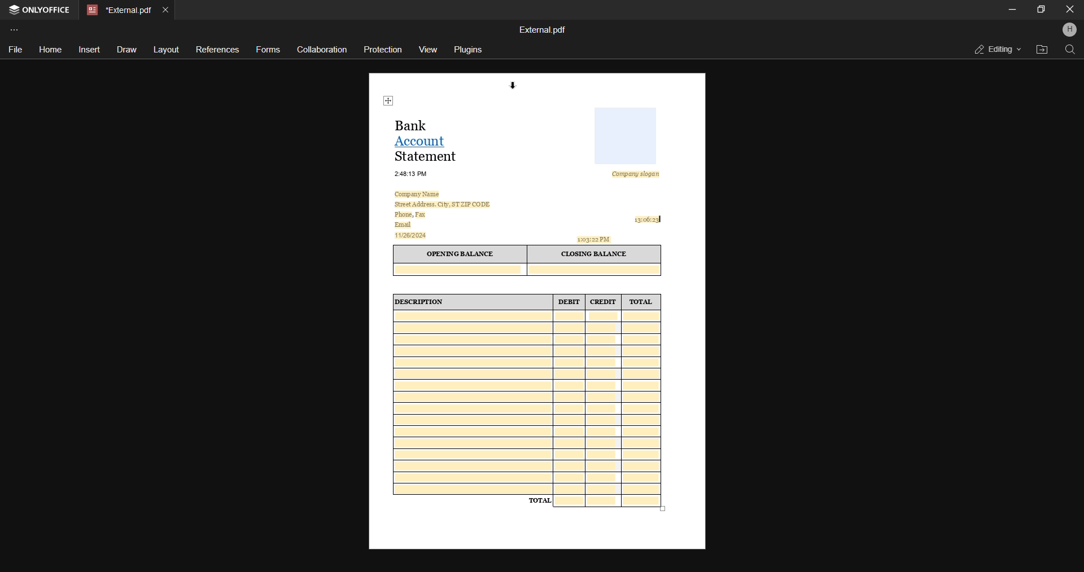 The width and height of the screenshot is (1084, 572). Describe the element at coordinates (1041, 49) in the screenshot. I see `open file location` at that location.